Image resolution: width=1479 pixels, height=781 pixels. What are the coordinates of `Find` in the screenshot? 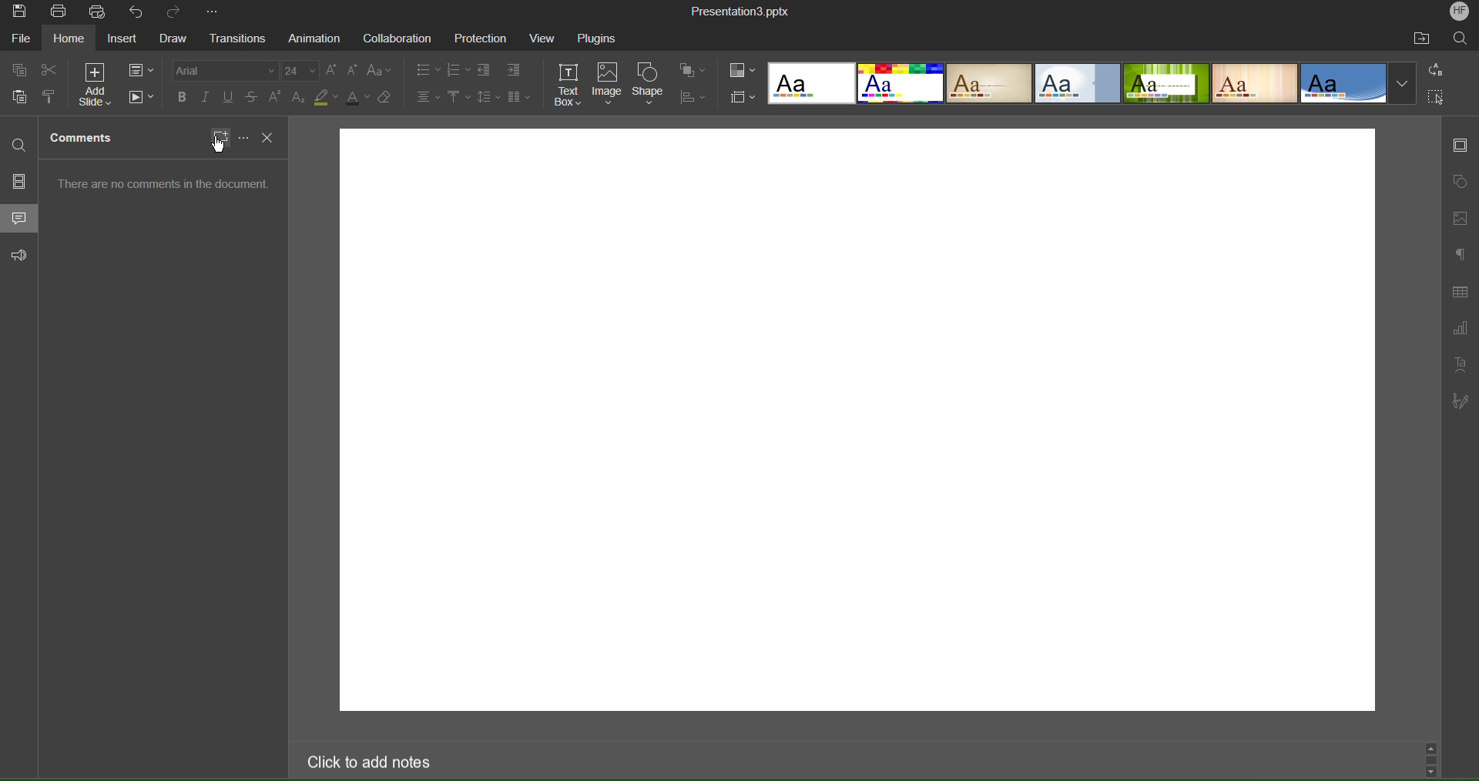 It's located at (20, 146).